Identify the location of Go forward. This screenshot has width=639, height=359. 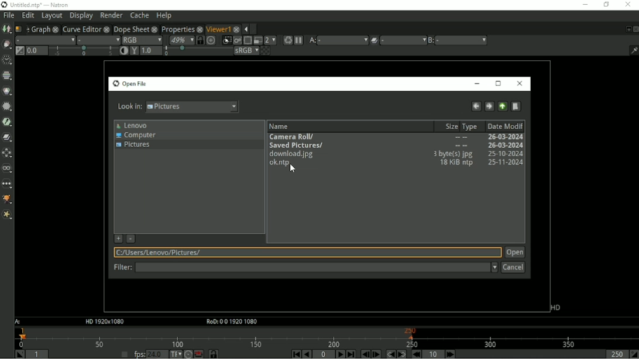
(489, 106).